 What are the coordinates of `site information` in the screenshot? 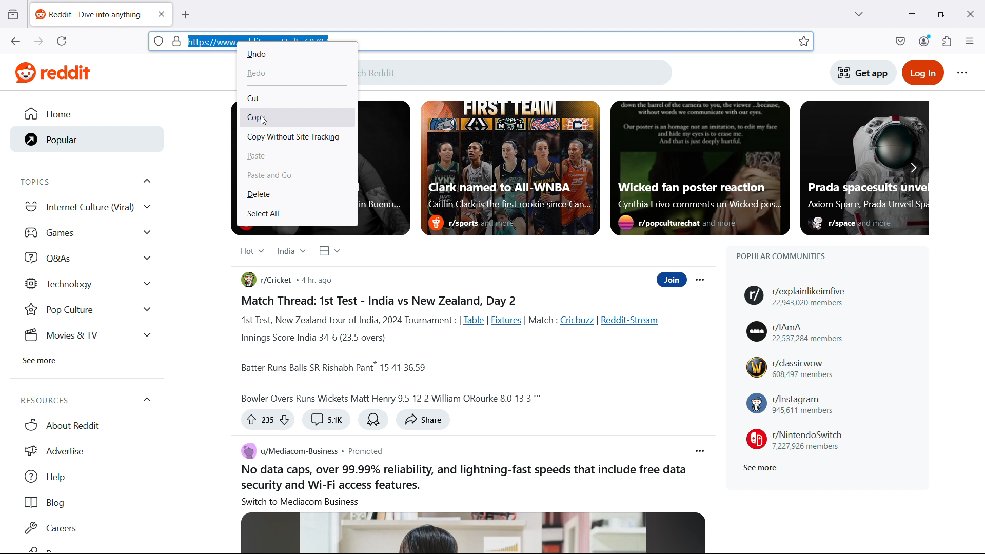 It's located at (159, 41).